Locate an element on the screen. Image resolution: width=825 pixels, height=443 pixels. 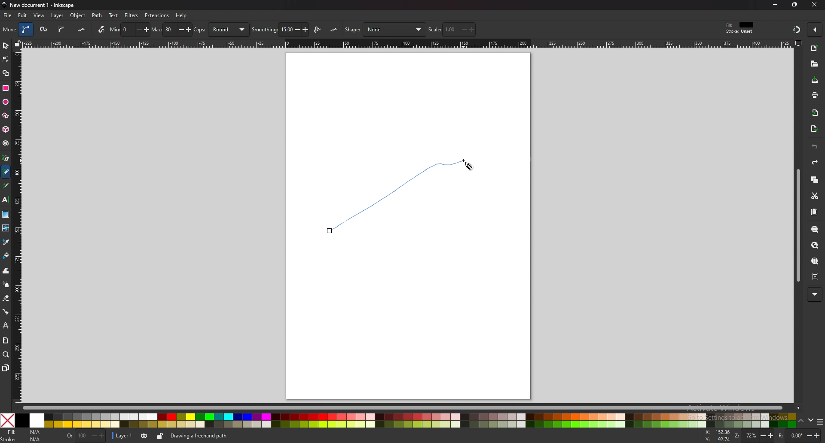
connector is located at coordinates (6, 312).